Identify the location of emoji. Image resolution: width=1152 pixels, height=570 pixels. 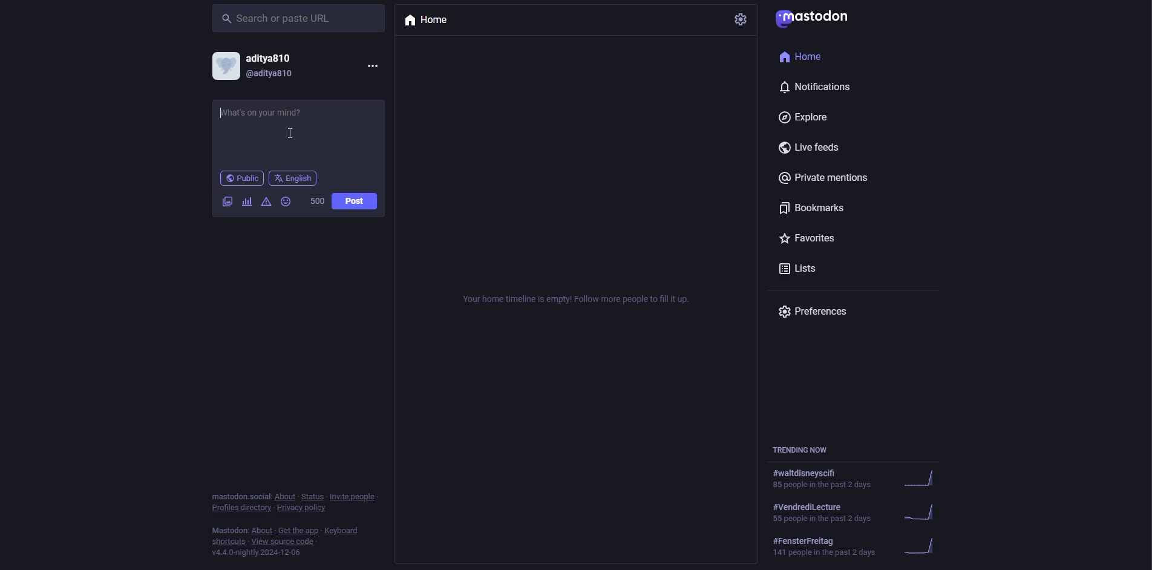
(287, 201).